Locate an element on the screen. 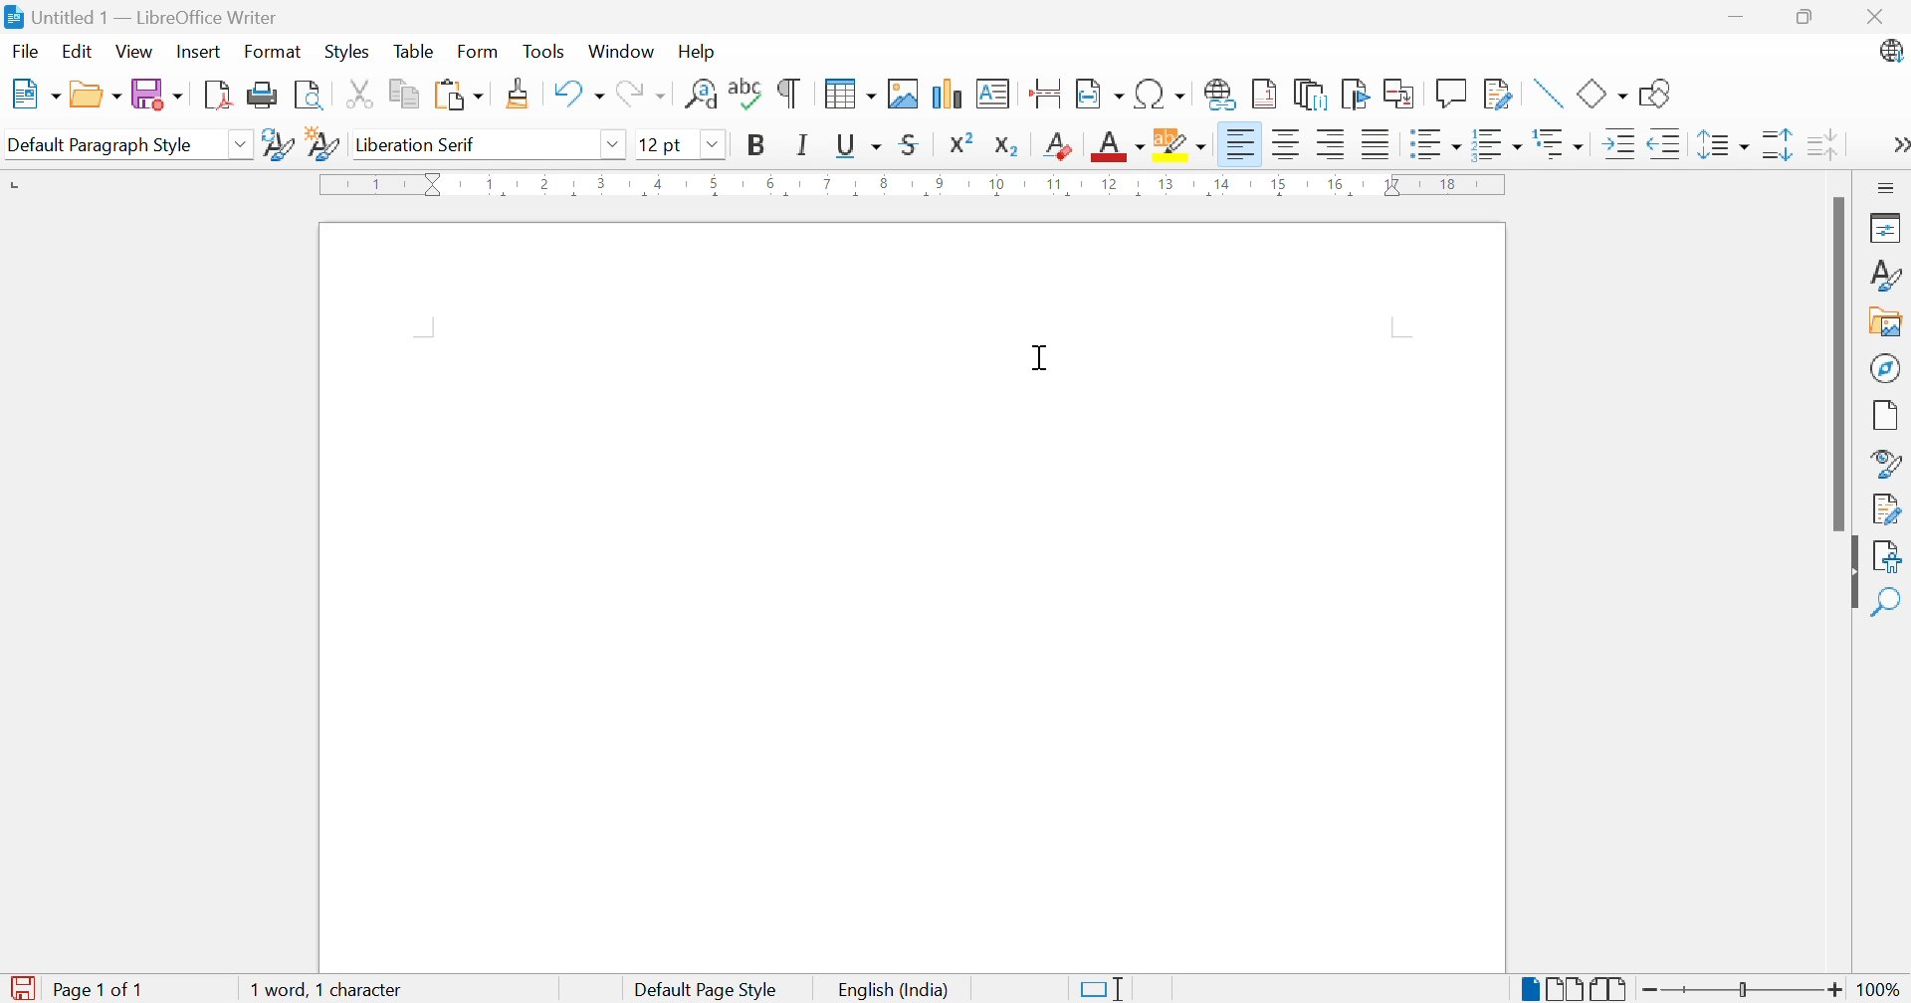 Image resolution: width=1911 pixels, height=1003 pixels. Page 1 of 1 is located at coordinates (104, 989).